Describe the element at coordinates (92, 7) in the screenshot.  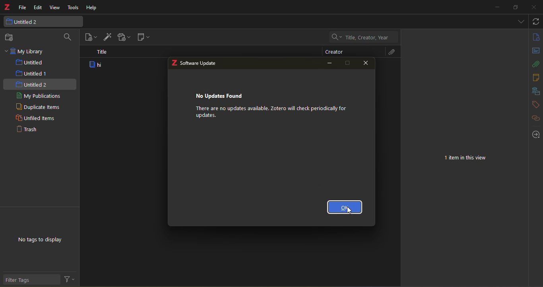
I see `help` at that location.